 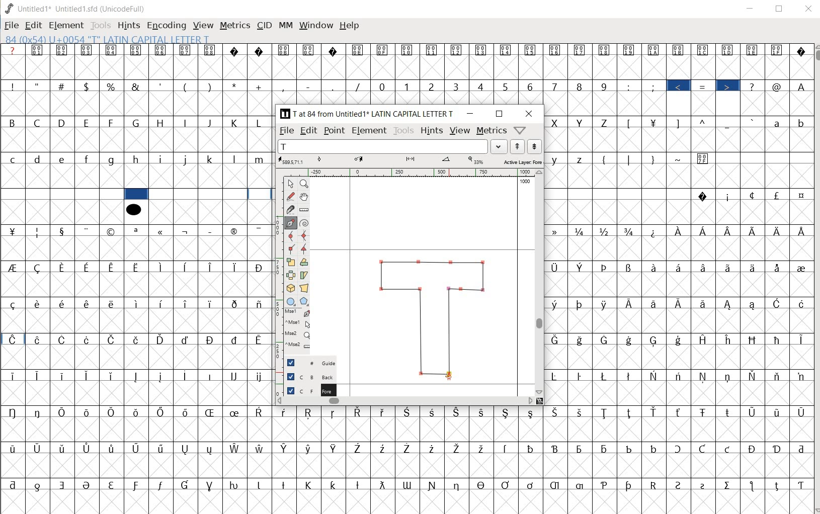 I want to click on Symbol, so click(x=89, y=412).